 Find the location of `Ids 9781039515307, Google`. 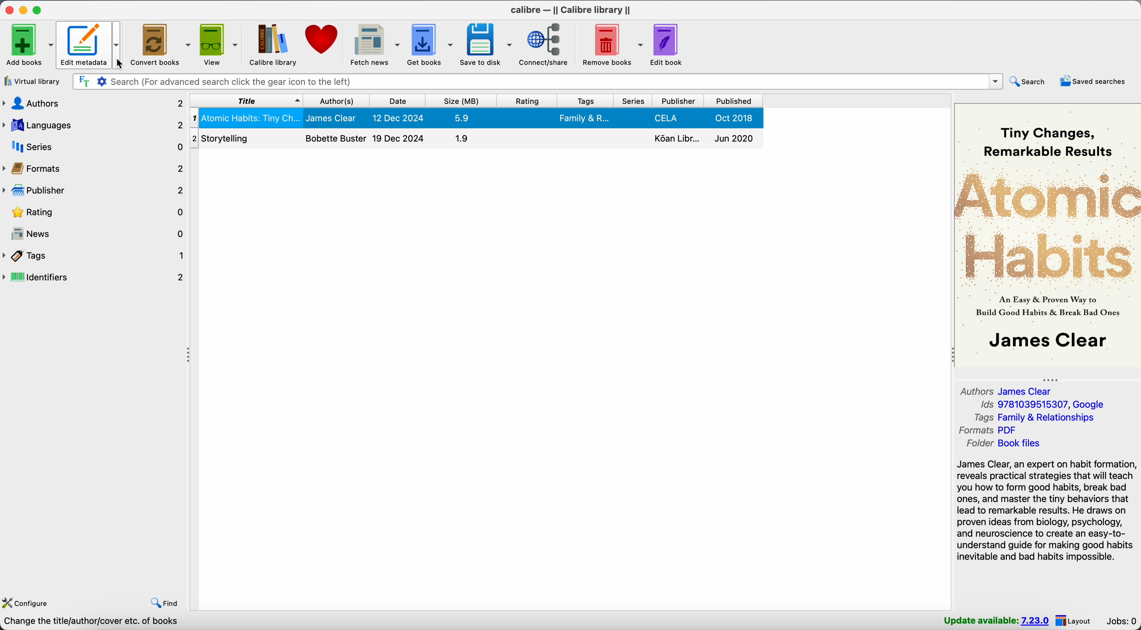

Ids 9781039515307, Google is located at coordinates (1044, 405).